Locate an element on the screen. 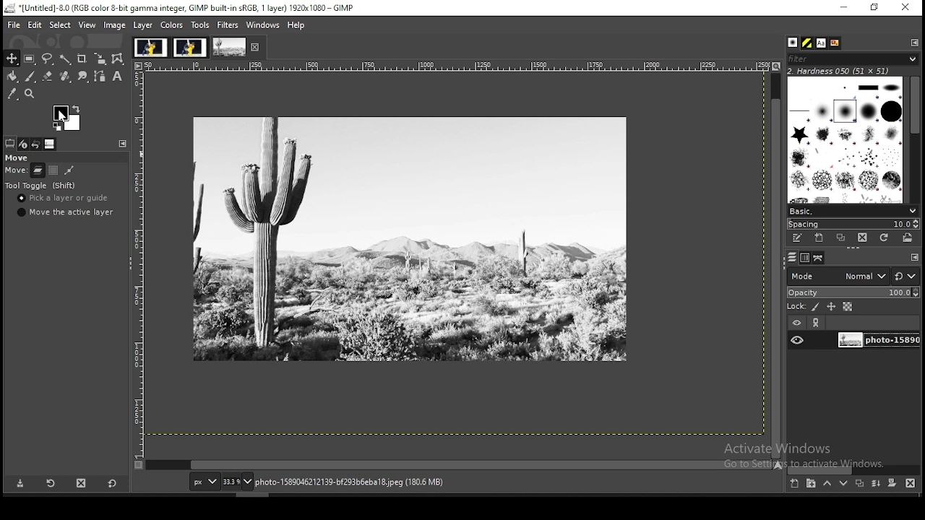  channels is located at coordinates (806, 258).